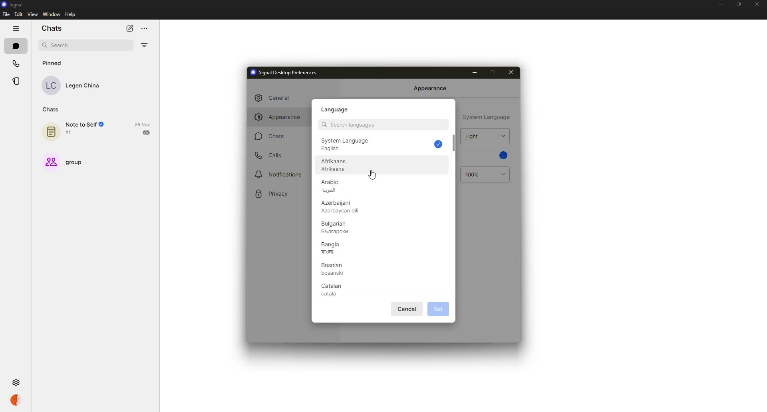 This screenshot has width=767, height=412. I want to click on edit, so click(18, 14).